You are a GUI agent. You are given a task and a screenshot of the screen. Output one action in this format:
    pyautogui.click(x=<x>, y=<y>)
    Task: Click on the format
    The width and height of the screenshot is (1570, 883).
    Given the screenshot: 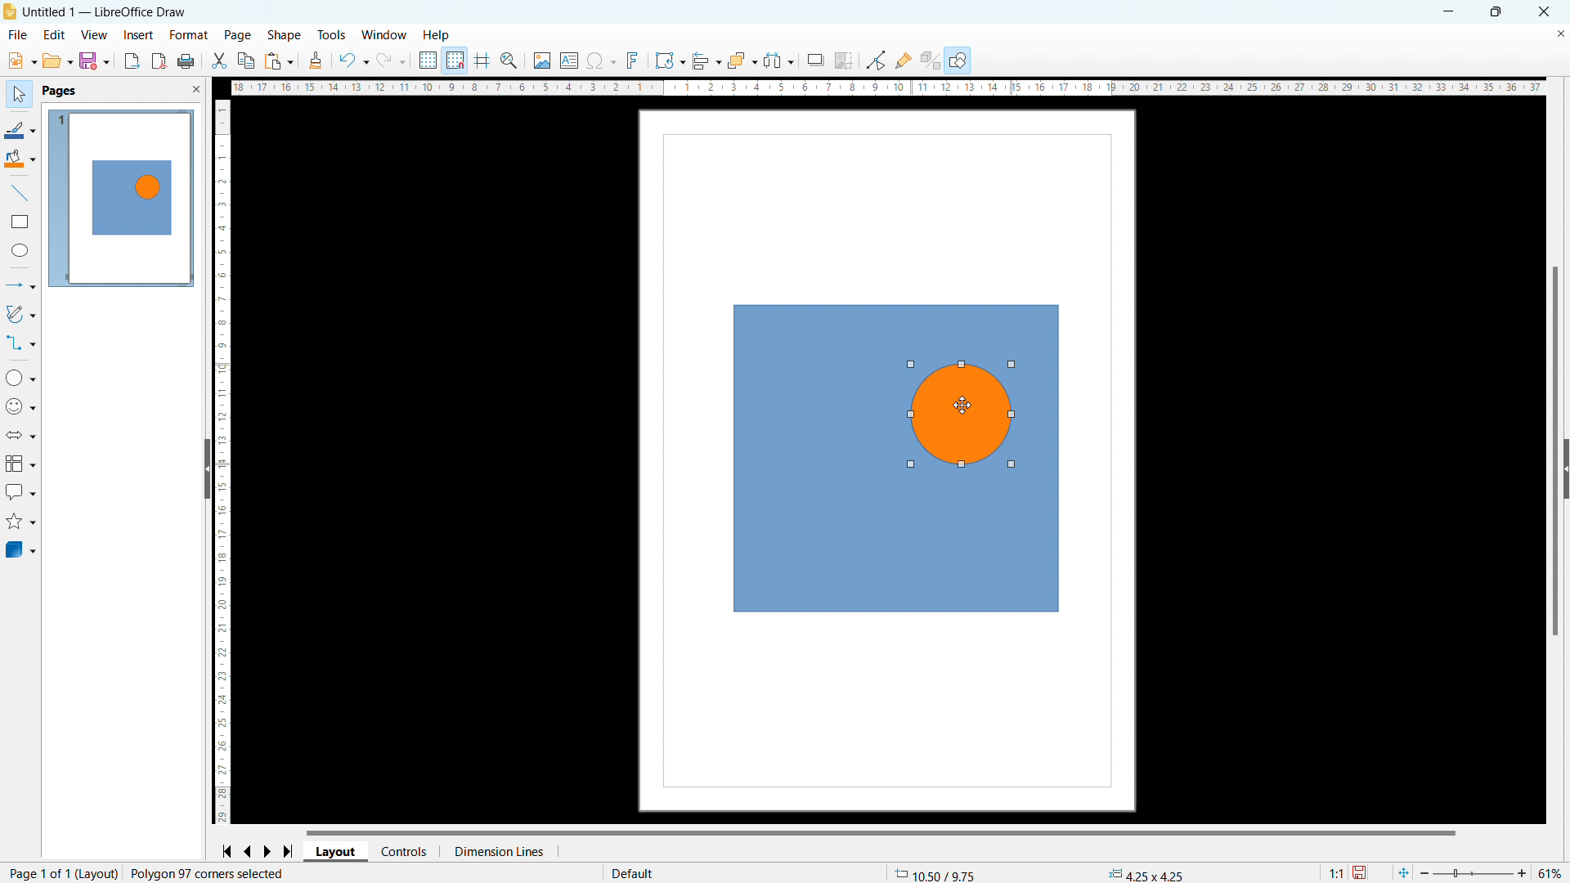 What is the action you would take?
    pyautogui.click(x=189, y=35)
    